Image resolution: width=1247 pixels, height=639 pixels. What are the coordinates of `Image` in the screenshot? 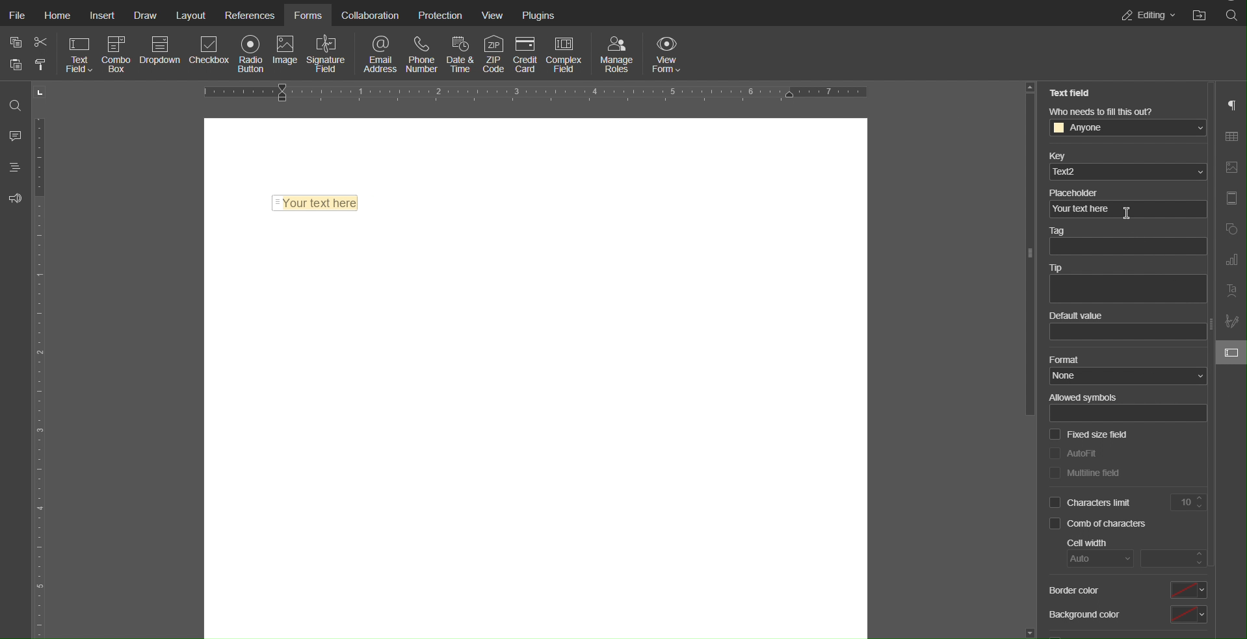 It's located at (285, 55).